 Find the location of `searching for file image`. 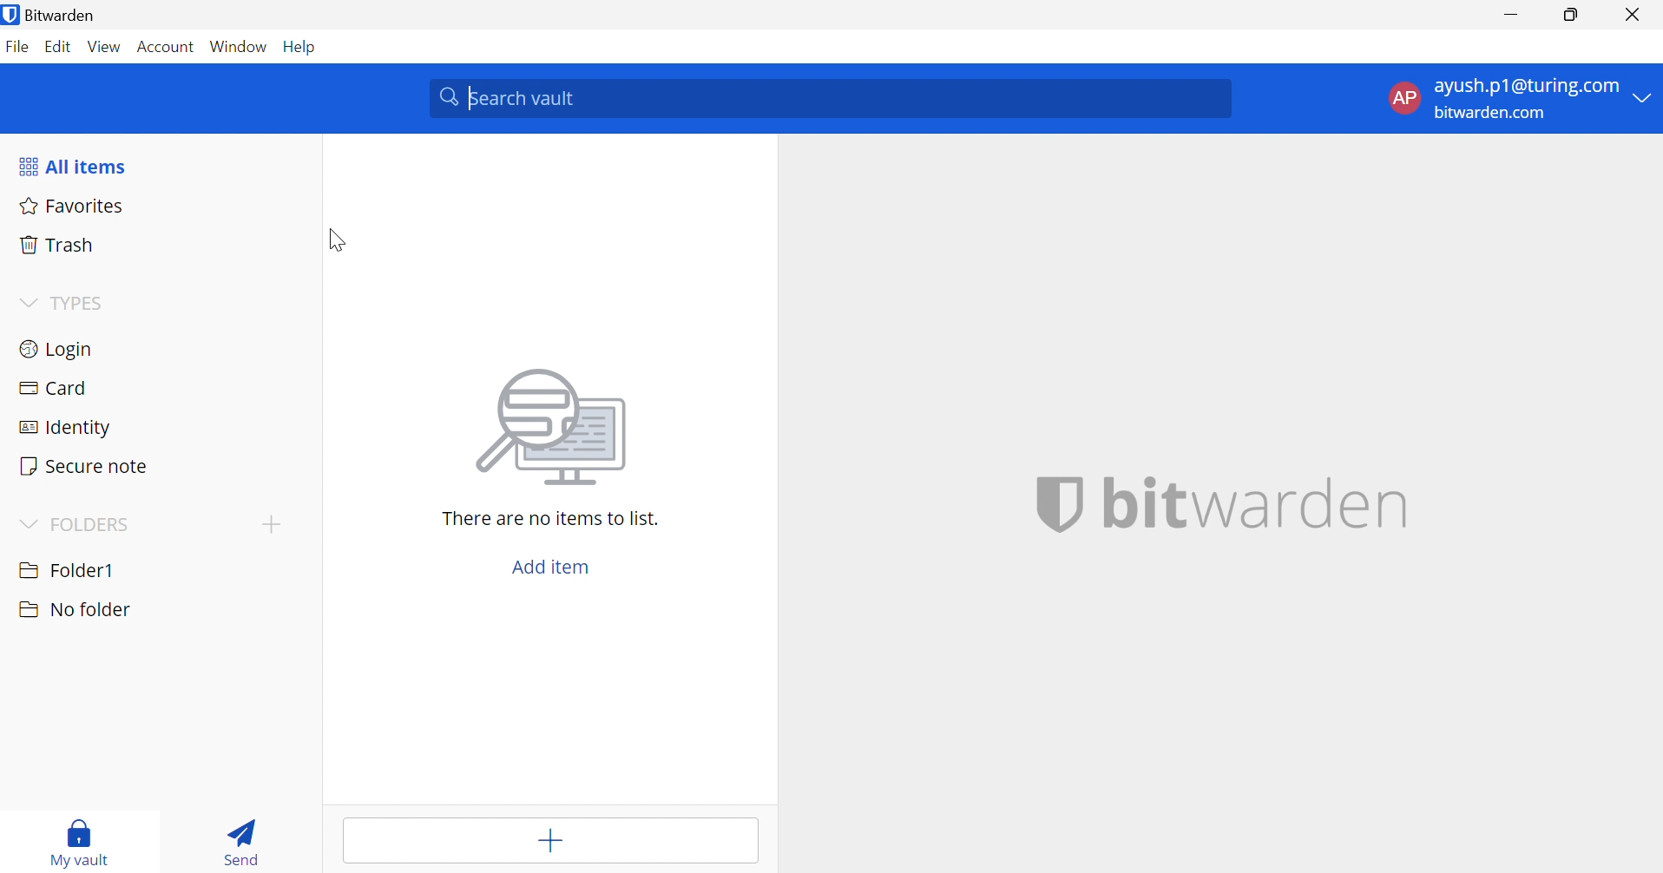

searching for file image is located at coordinates (555, 431).